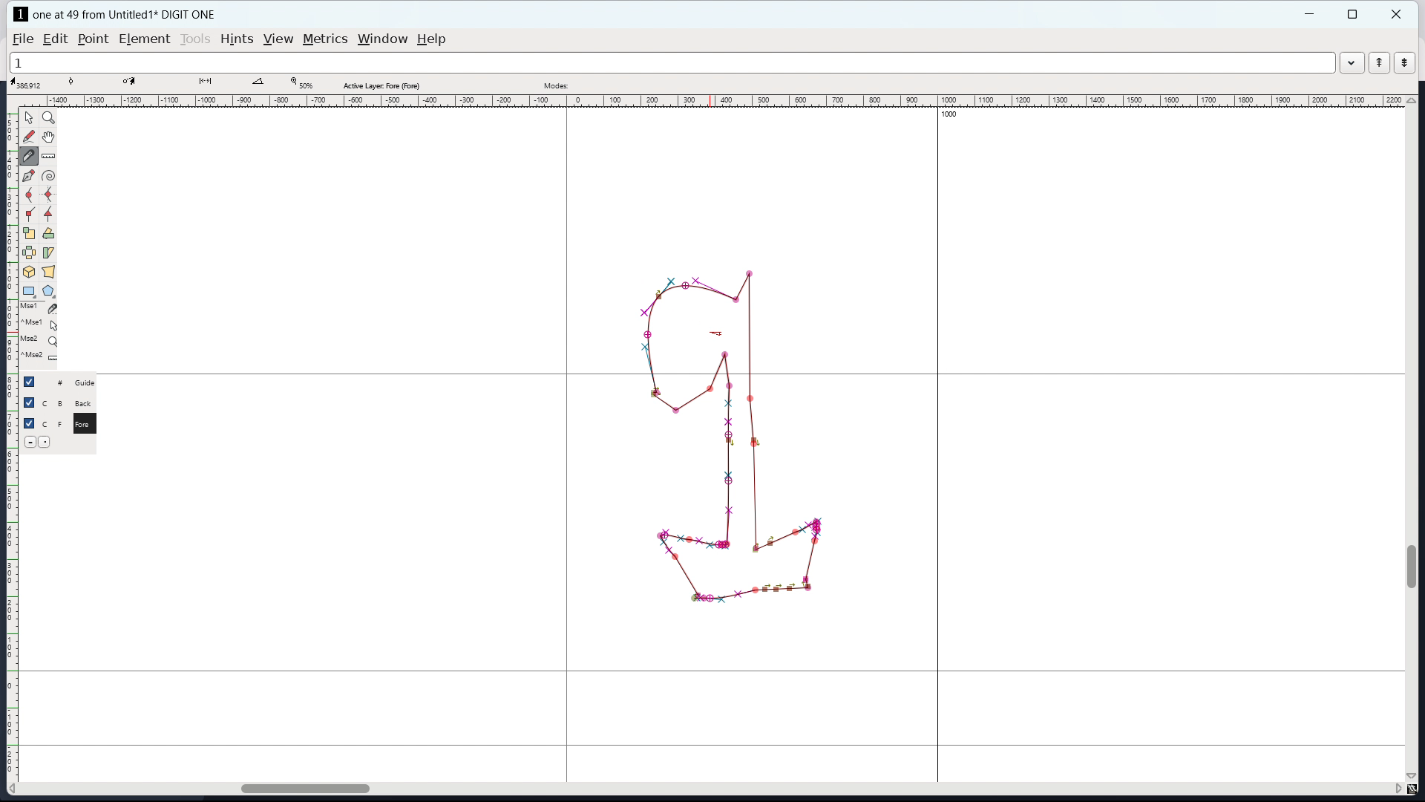 This screenshot has width=1425, height=802. I want to click on mse2, so click(43, 338).